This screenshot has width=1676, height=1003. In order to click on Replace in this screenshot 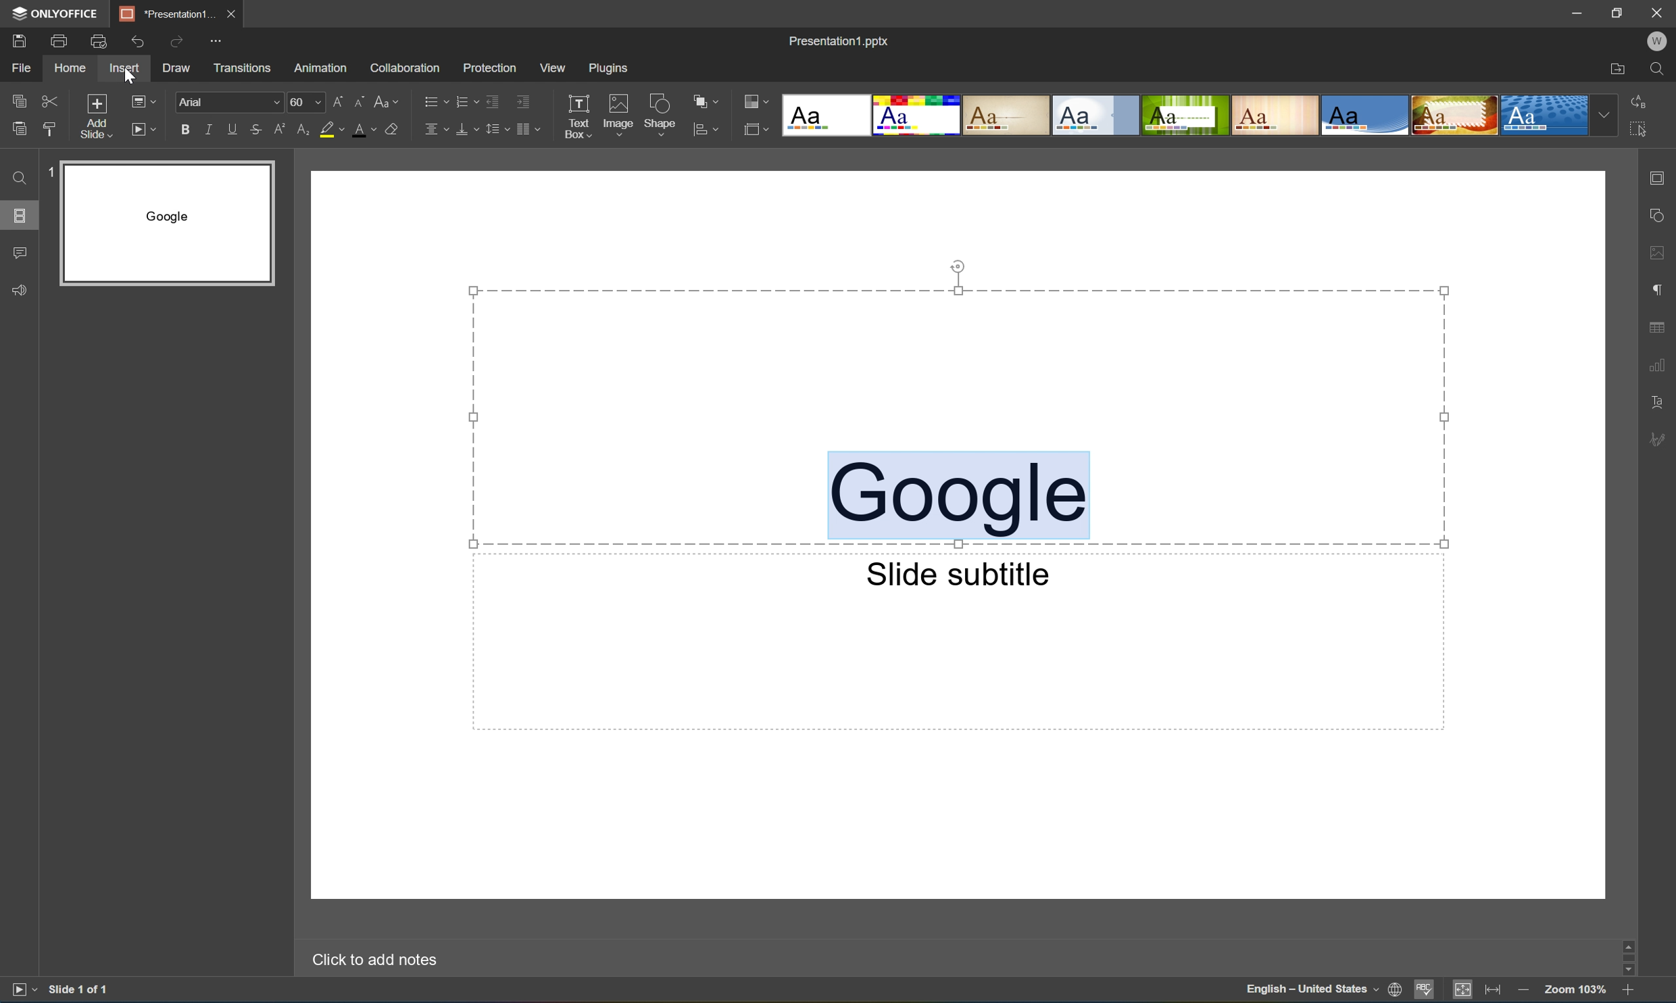, I will do `click(1642, 102)`.